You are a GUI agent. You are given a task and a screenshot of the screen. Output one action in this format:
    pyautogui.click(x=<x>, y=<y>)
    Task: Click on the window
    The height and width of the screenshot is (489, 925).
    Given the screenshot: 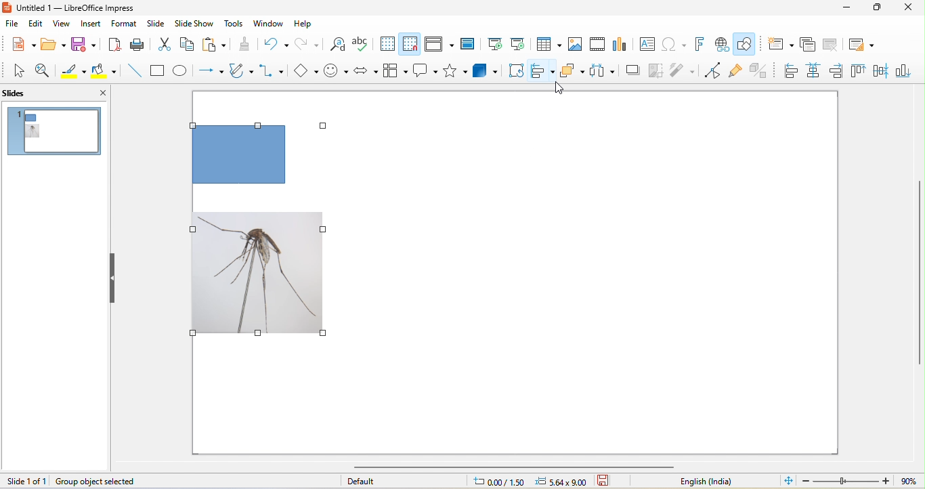 What is the action you would take?
    pyautogui.click(x=270, y=26)
    